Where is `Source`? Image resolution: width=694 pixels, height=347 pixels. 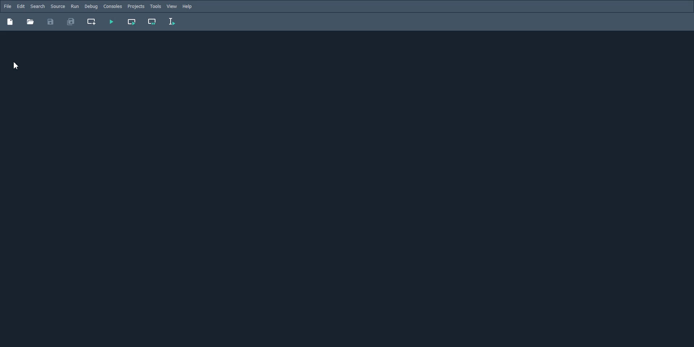 Source is located at coordinates (58, 6).